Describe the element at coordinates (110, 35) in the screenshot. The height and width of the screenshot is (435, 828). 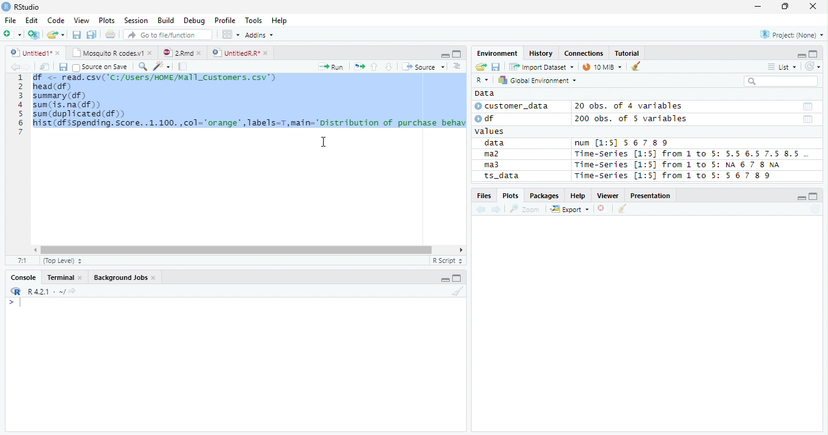
I see `Print` at that location.